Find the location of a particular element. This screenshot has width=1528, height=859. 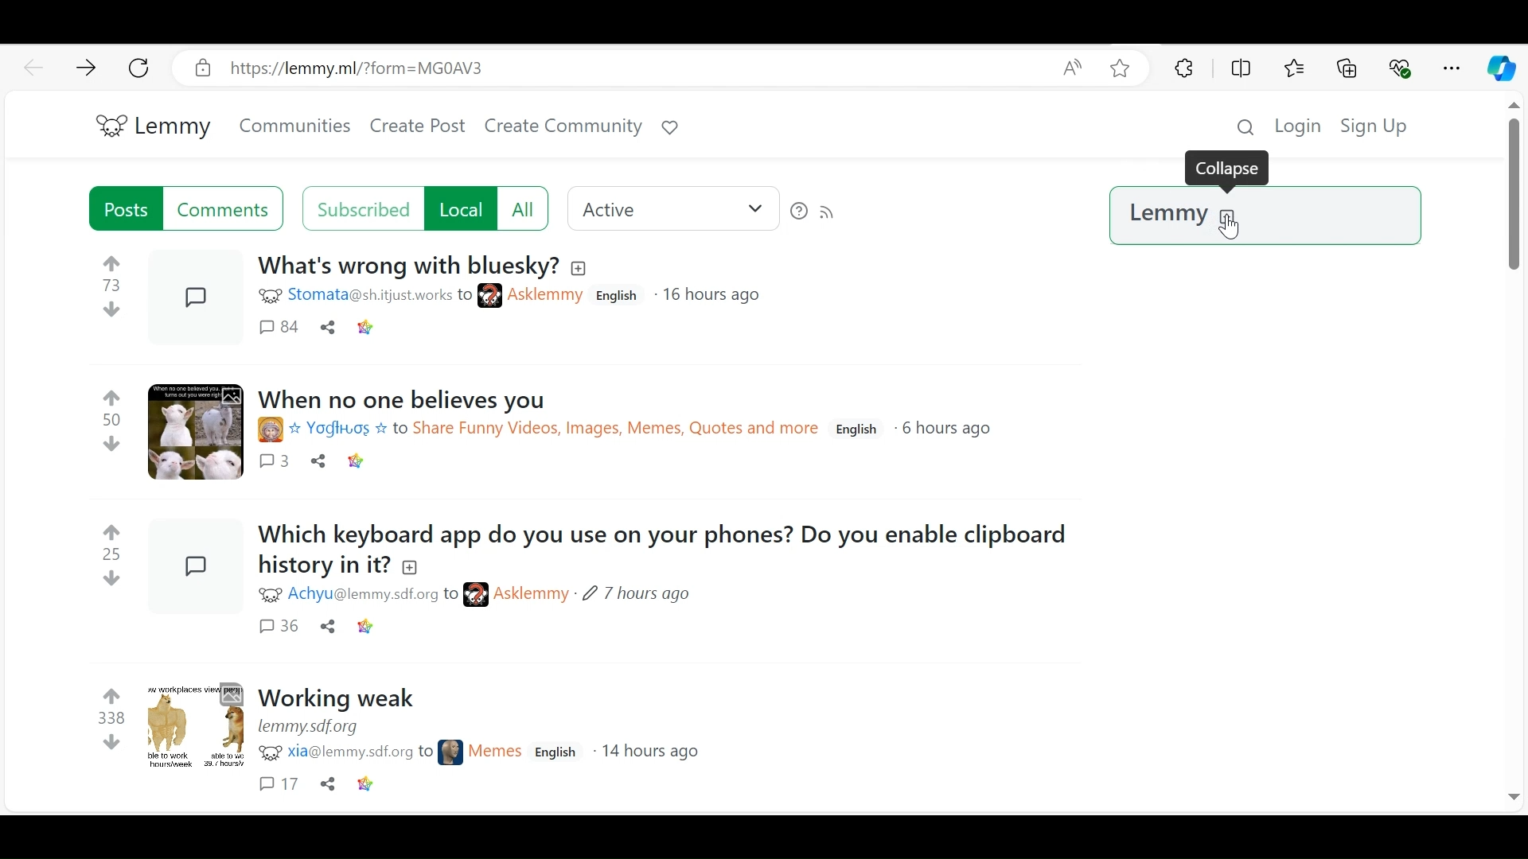

Upvotes is located at coordinates (115, 262).